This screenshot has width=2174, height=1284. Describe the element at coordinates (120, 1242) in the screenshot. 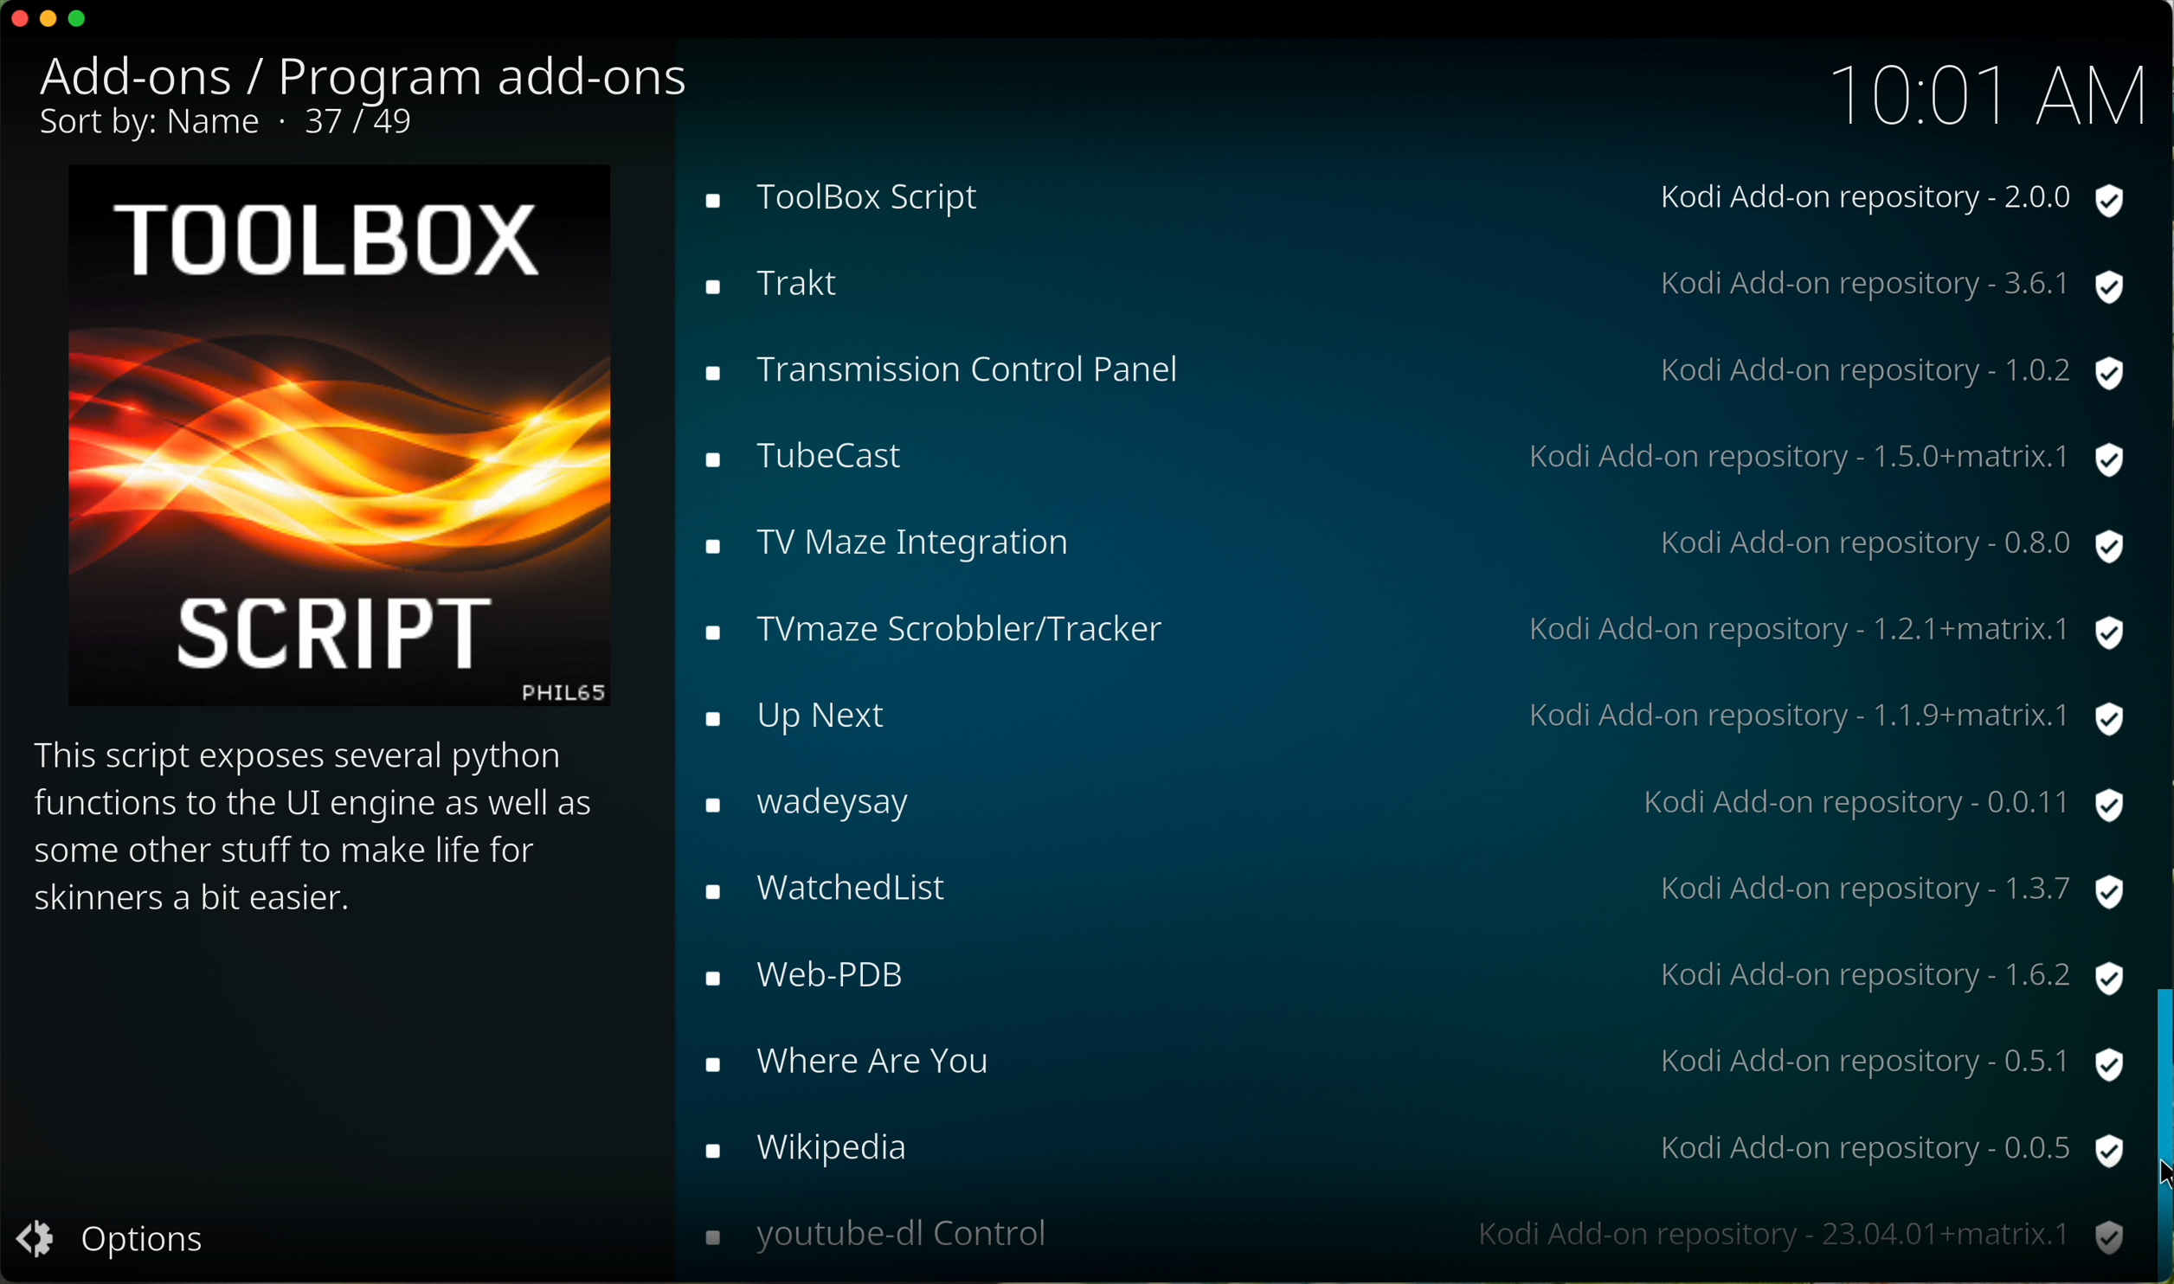

I see `options` at that location.